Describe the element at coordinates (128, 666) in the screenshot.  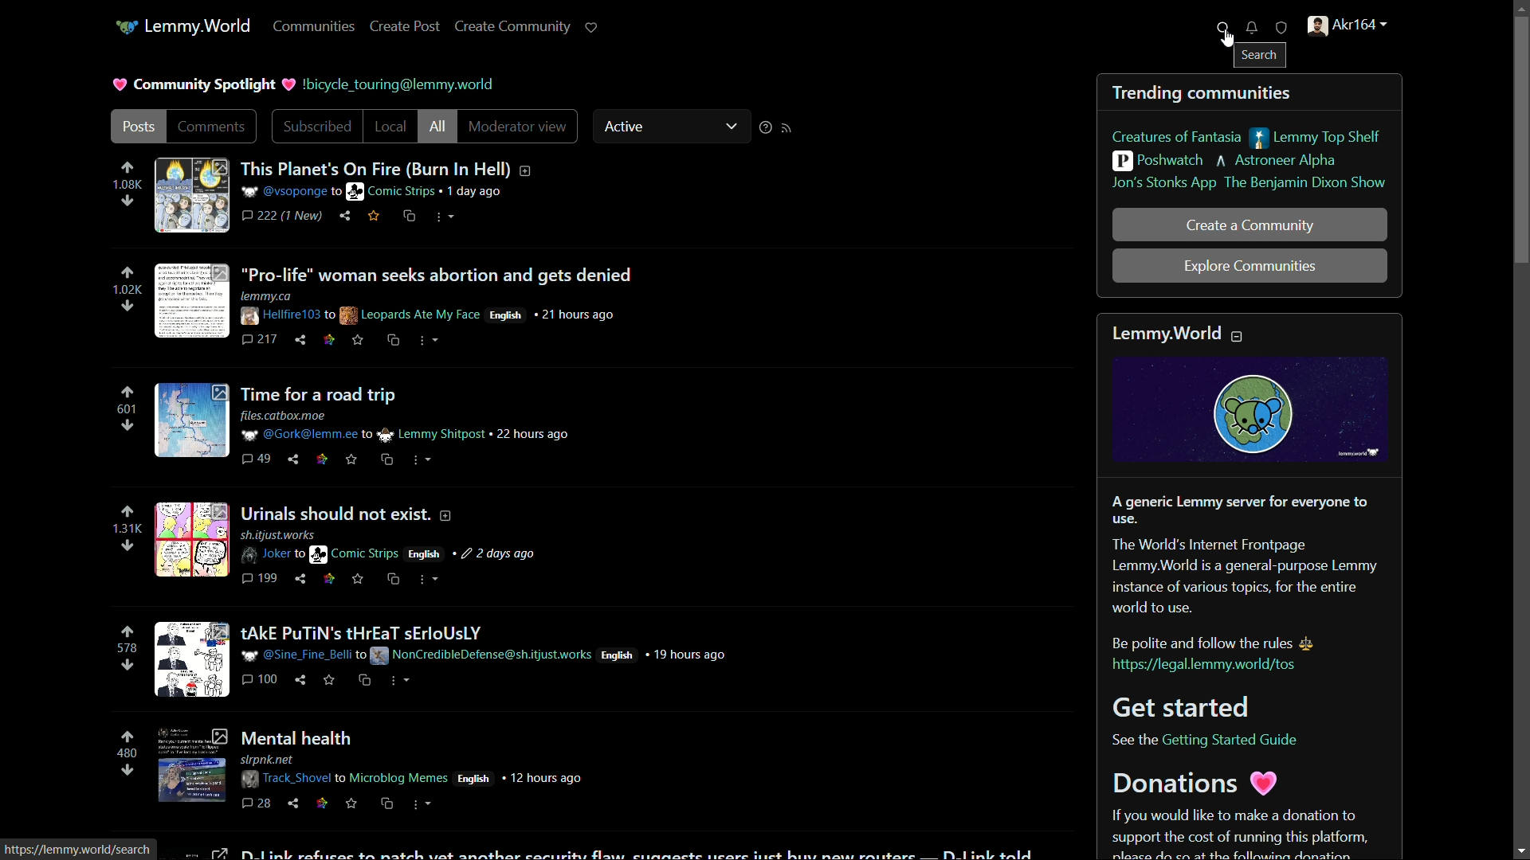
I see `downvote` at that location.